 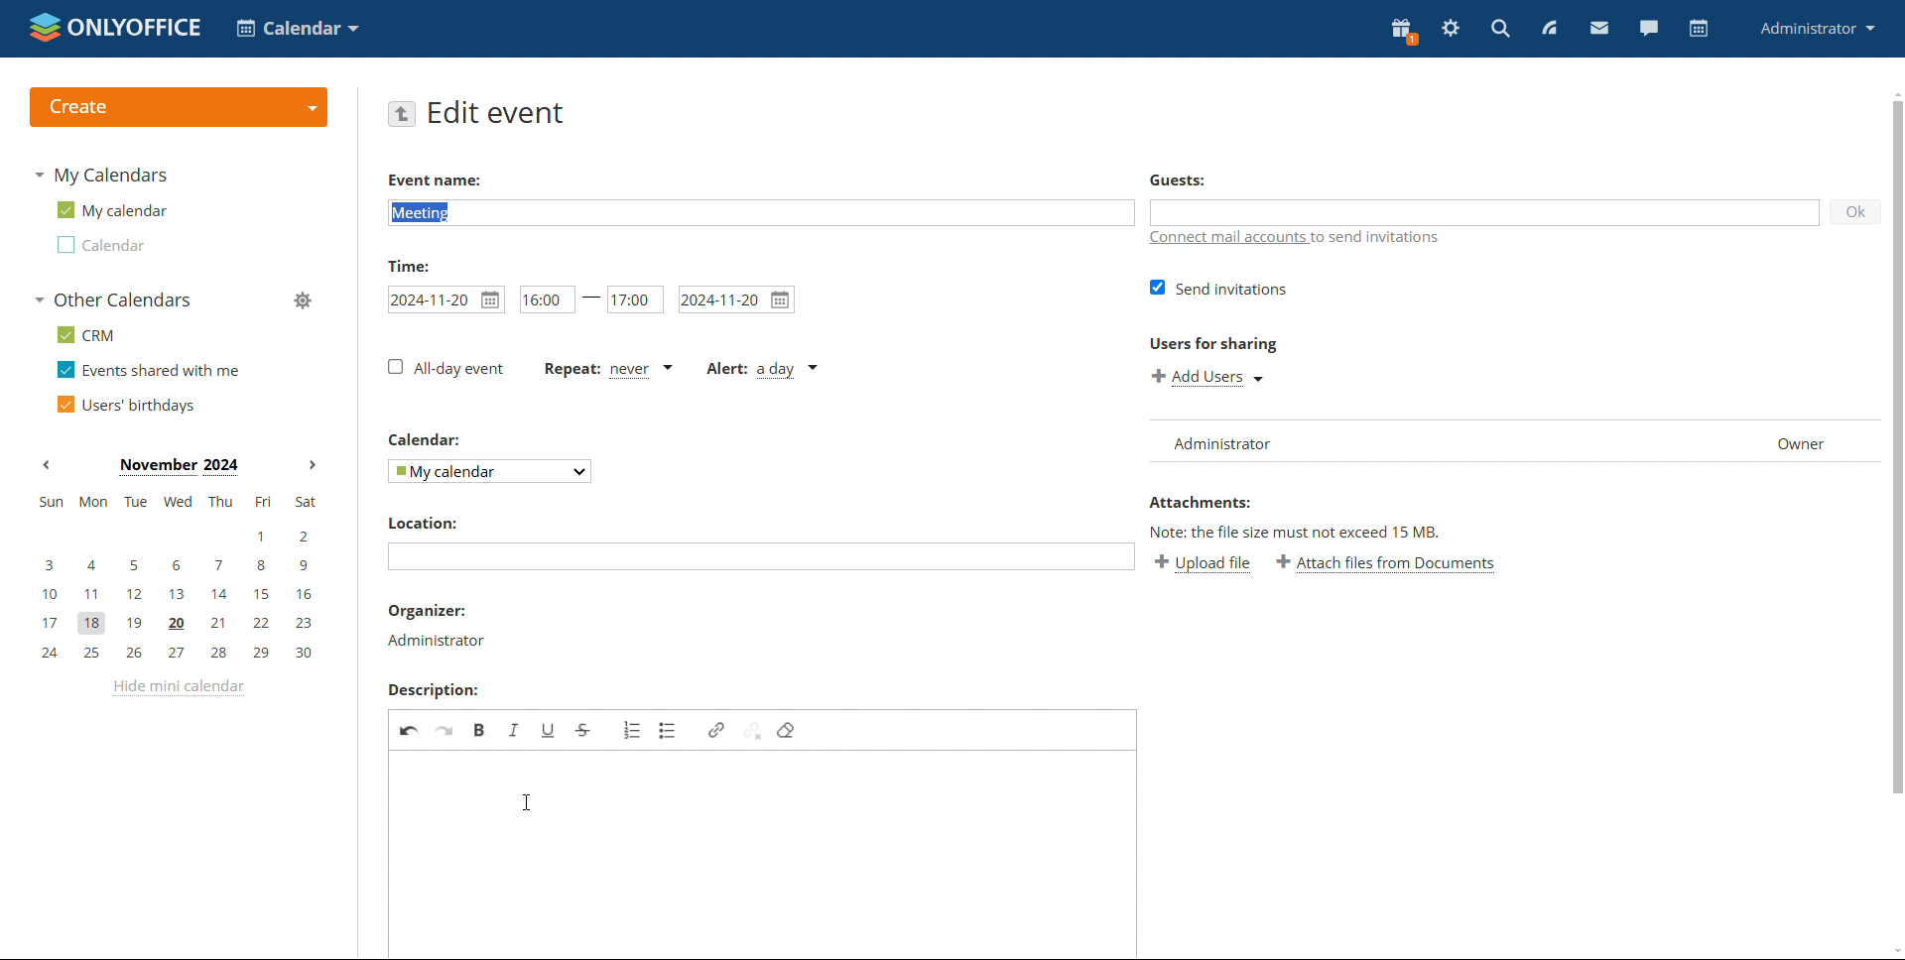 I want to click on my calendars, so click(x=101, y=176).